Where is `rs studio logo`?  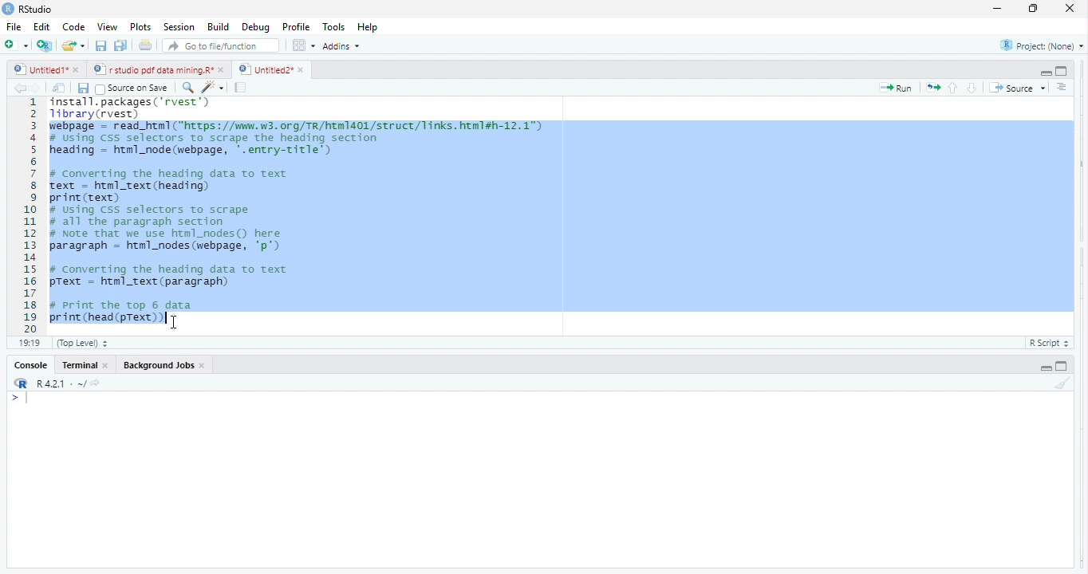 rs studio logo is located at coordinates (8, 8).